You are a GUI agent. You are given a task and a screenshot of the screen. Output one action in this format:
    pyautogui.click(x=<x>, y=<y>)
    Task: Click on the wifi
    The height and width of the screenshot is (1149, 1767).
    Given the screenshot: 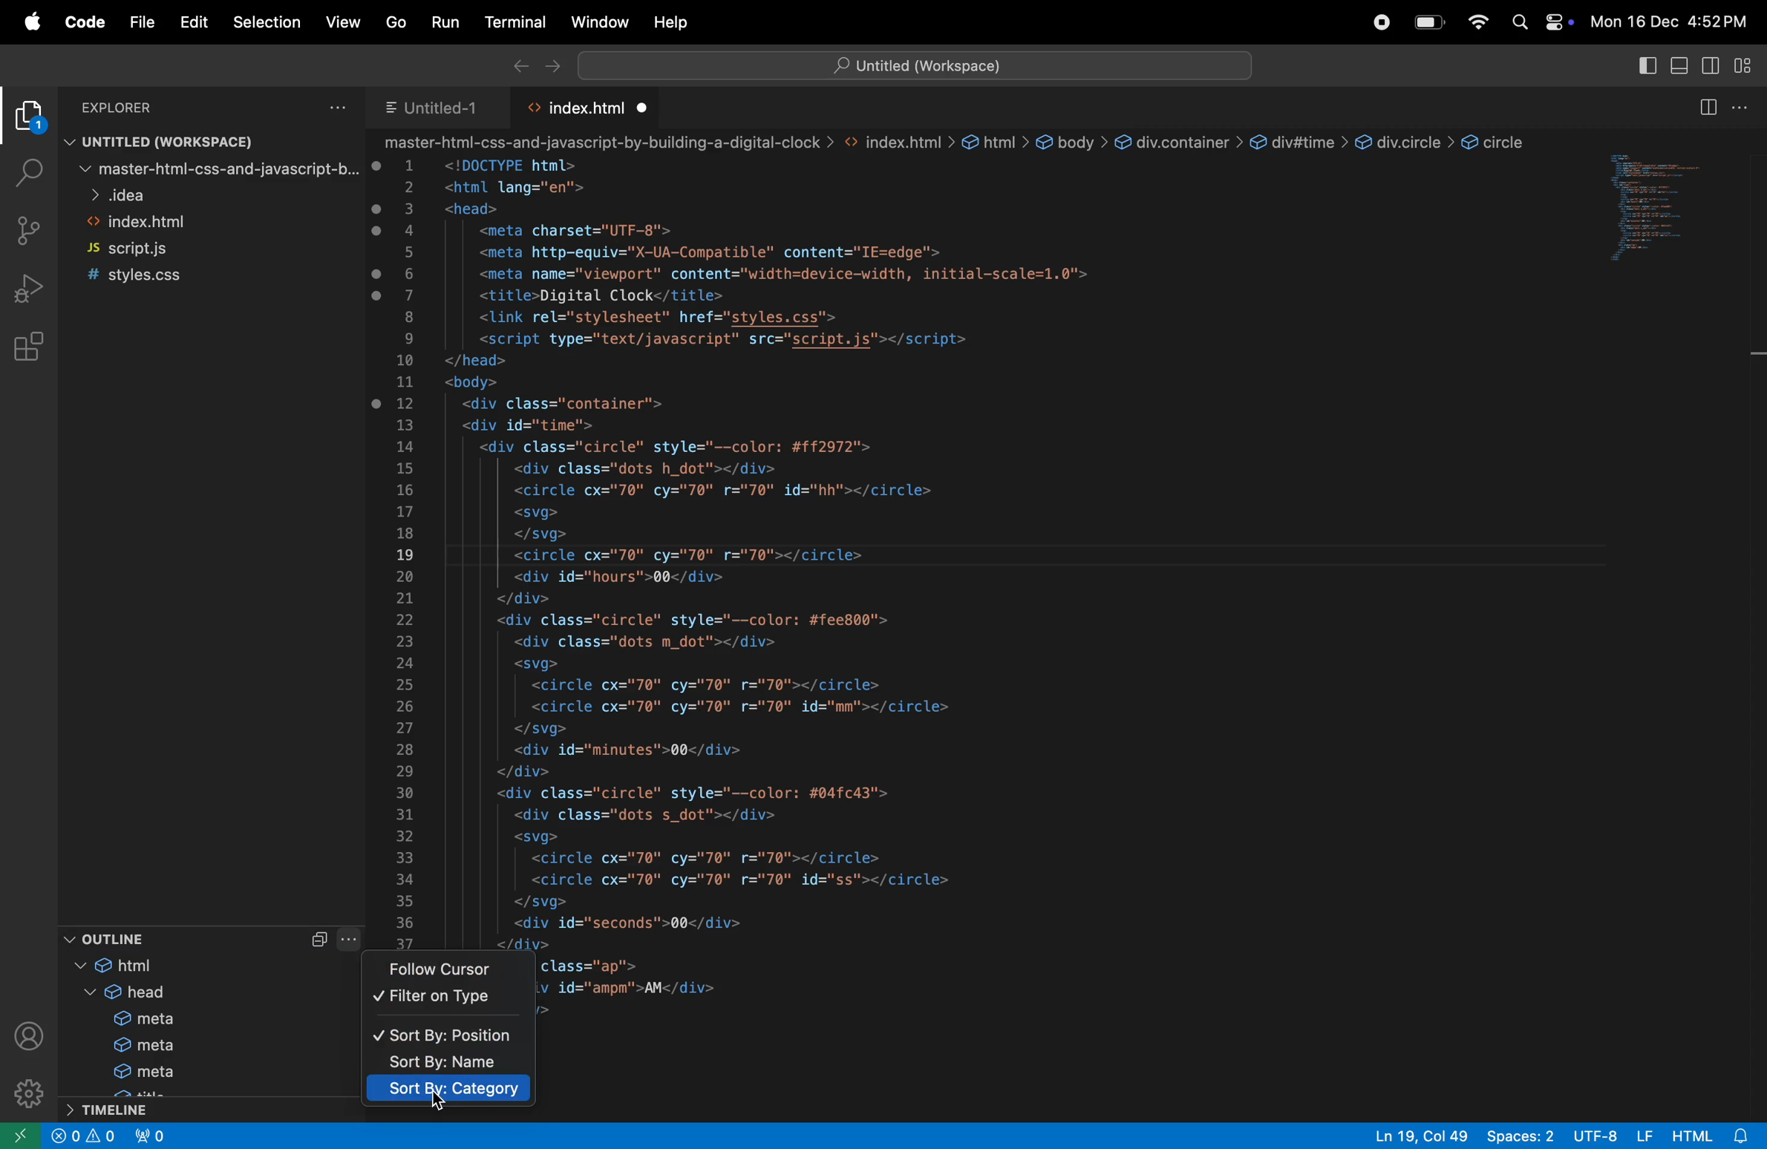 What is the action you would take?
    pyautogui.click(x=1483, y=22)
    